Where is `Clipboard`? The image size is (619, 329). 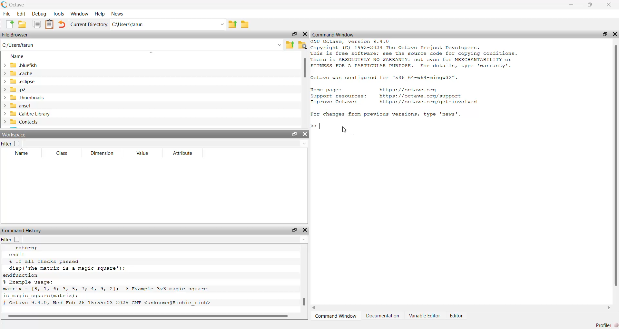 Clipboard is located at coordinates (49, 25).